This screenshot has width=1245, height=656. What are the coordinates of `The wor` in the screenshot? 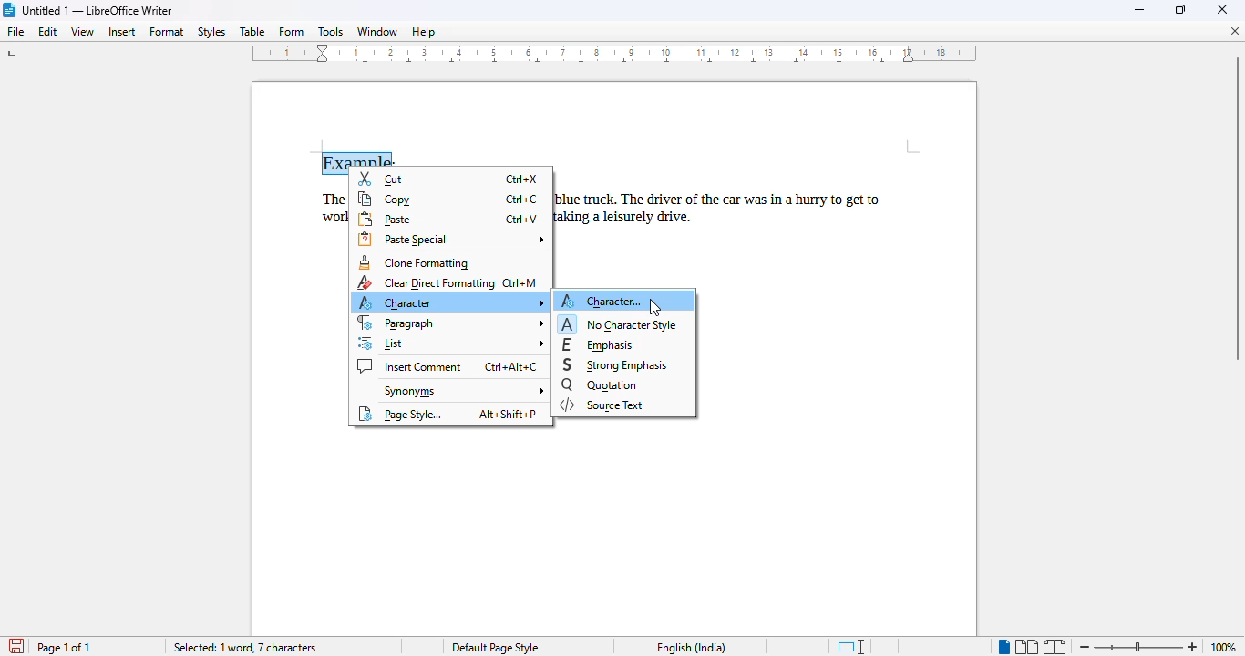 It's located at (324, 207).